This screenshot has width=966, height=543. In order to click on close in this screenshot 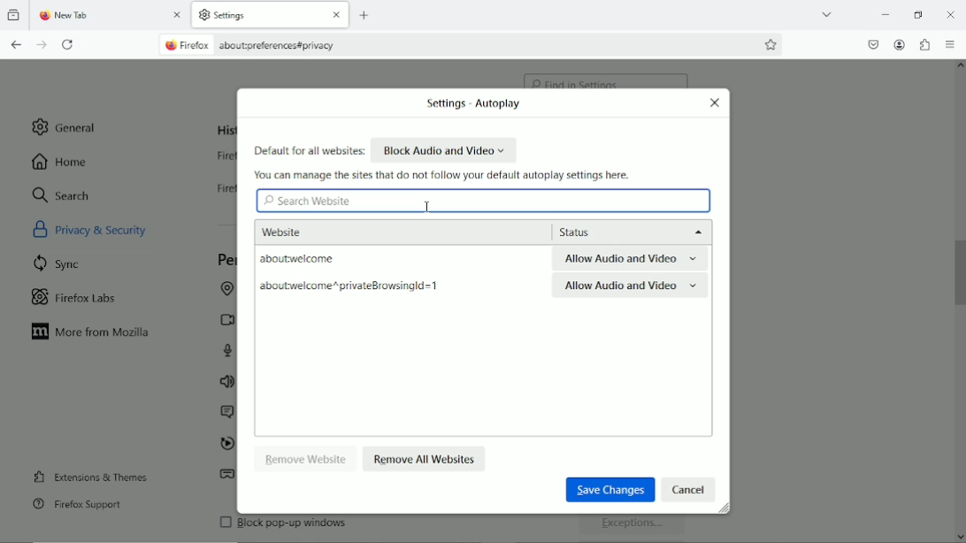, I will do `click(334, 16)`.